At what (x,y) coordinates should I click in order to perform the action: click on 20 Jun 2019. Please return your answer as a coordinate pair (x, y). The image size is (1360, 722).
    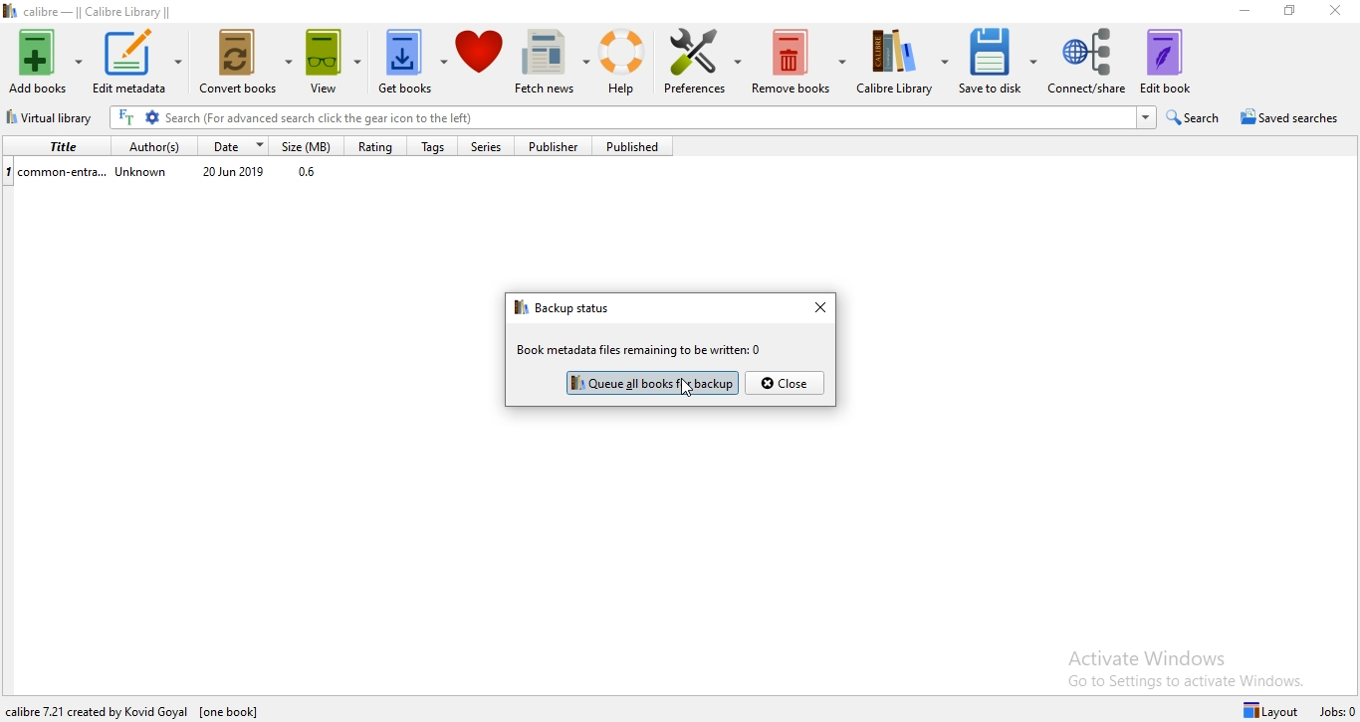
    Looking at the image, I should click on (235, 173).